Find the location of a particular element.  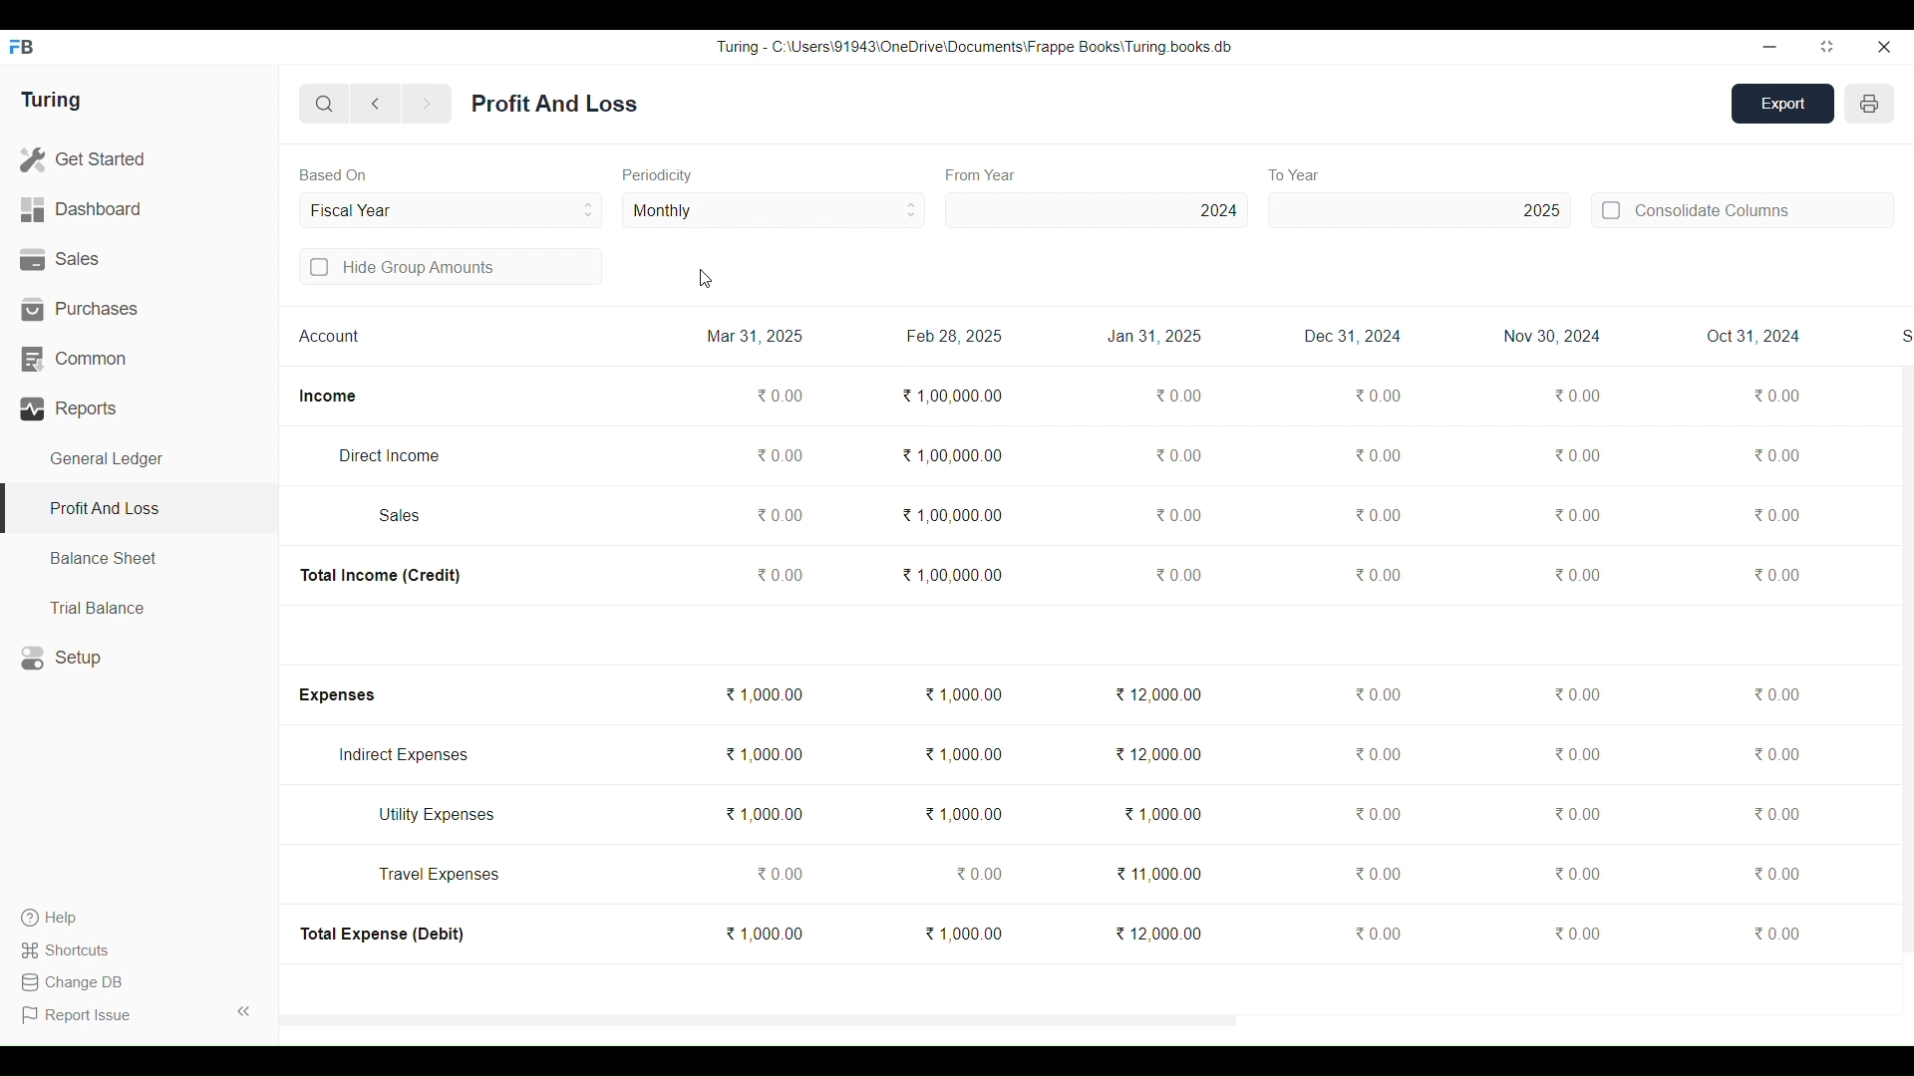

Sales is located at coordinates (139, 260).